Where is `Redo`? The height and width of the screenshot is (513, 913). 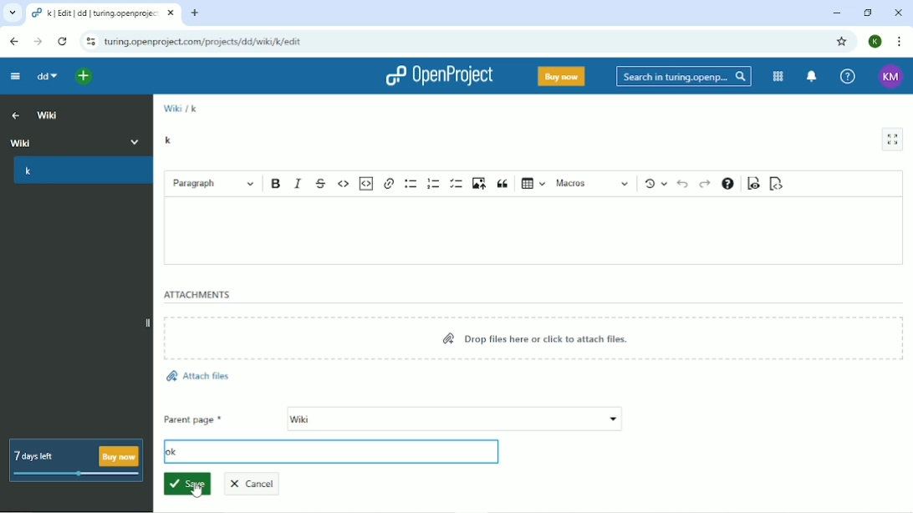
Redo is located at coordinates (704, 184).